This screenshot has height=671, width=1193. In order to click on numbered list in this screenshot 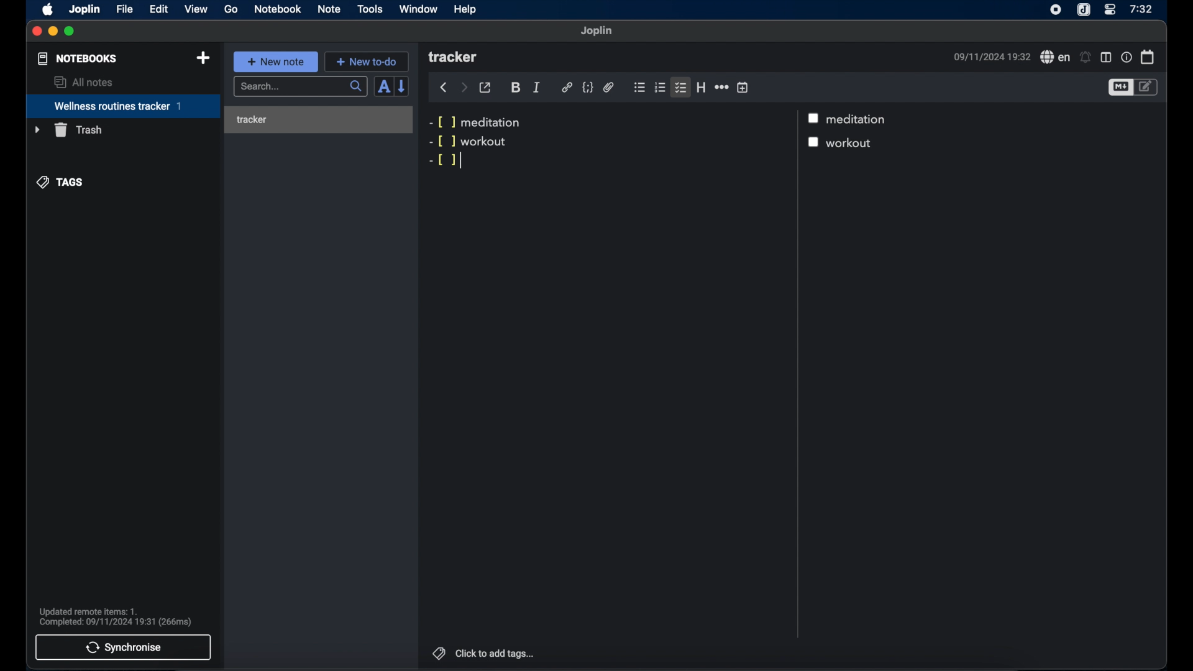, I will do `click(660, 88)`.